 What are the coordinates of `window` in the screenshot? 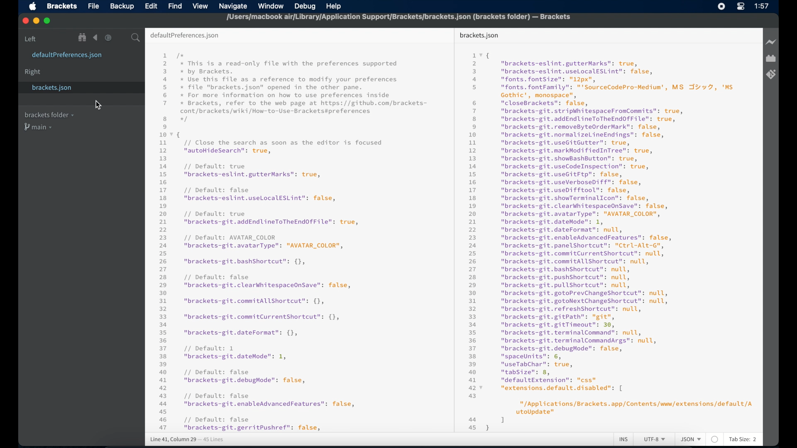 It's located at (272, 6).